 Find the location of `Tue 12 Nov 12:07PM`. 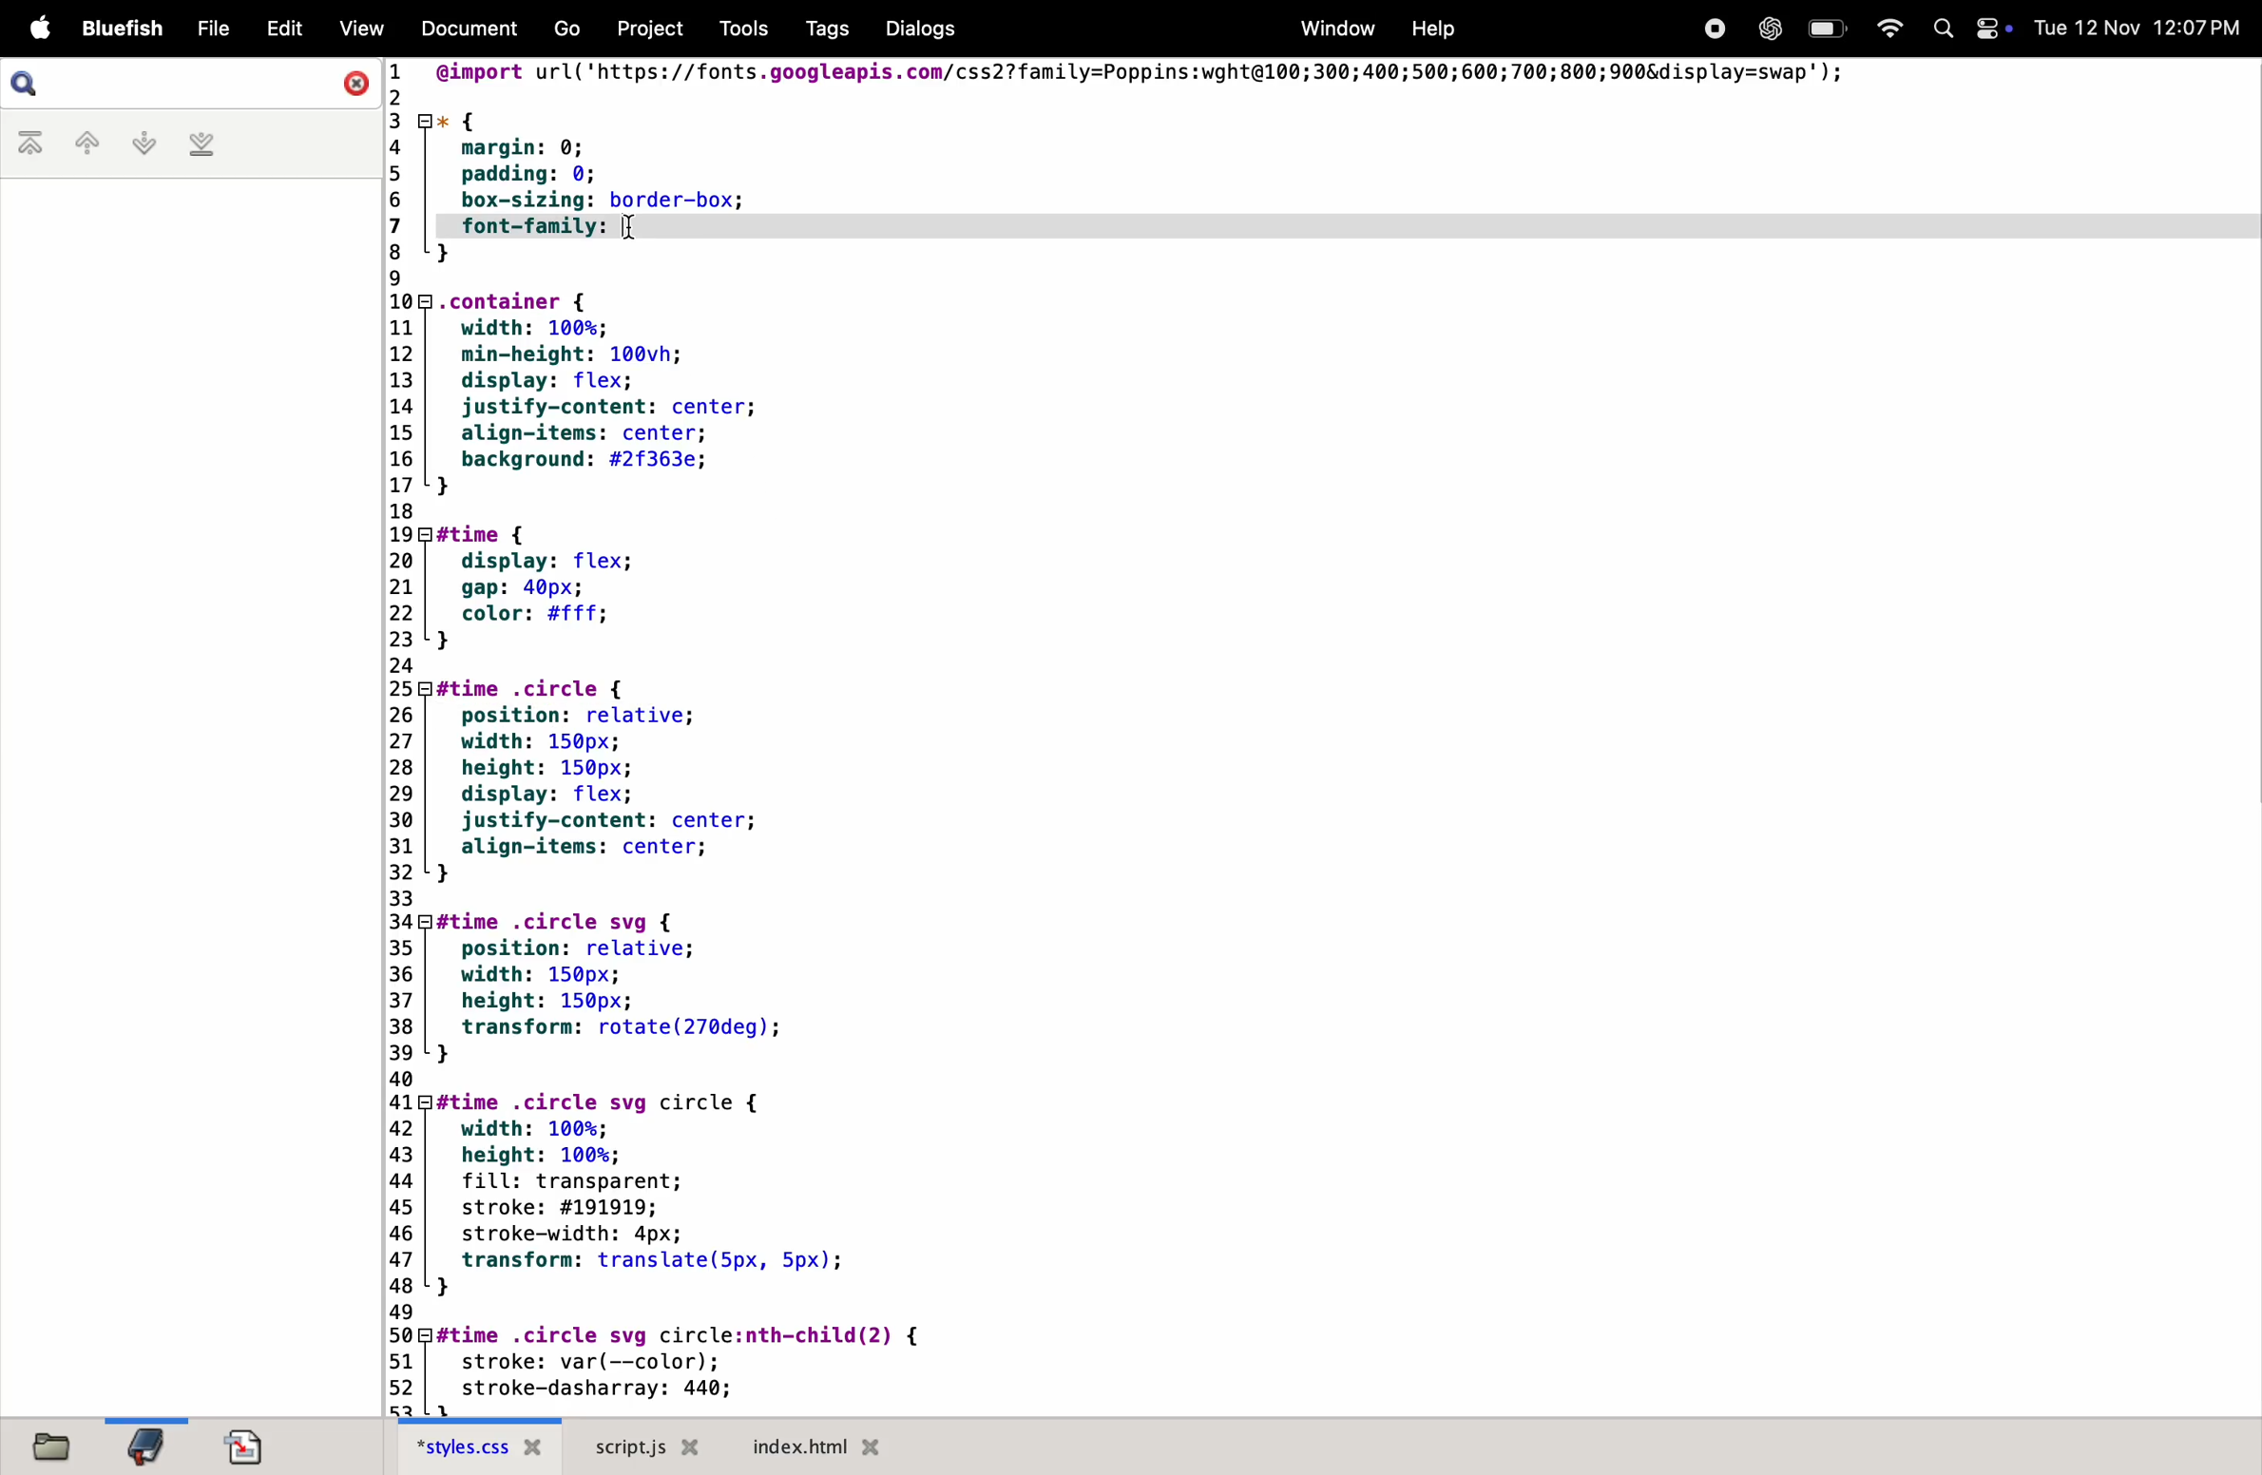

Tue 12 Nov 12:07PM is located at coordinates (2139, 29).